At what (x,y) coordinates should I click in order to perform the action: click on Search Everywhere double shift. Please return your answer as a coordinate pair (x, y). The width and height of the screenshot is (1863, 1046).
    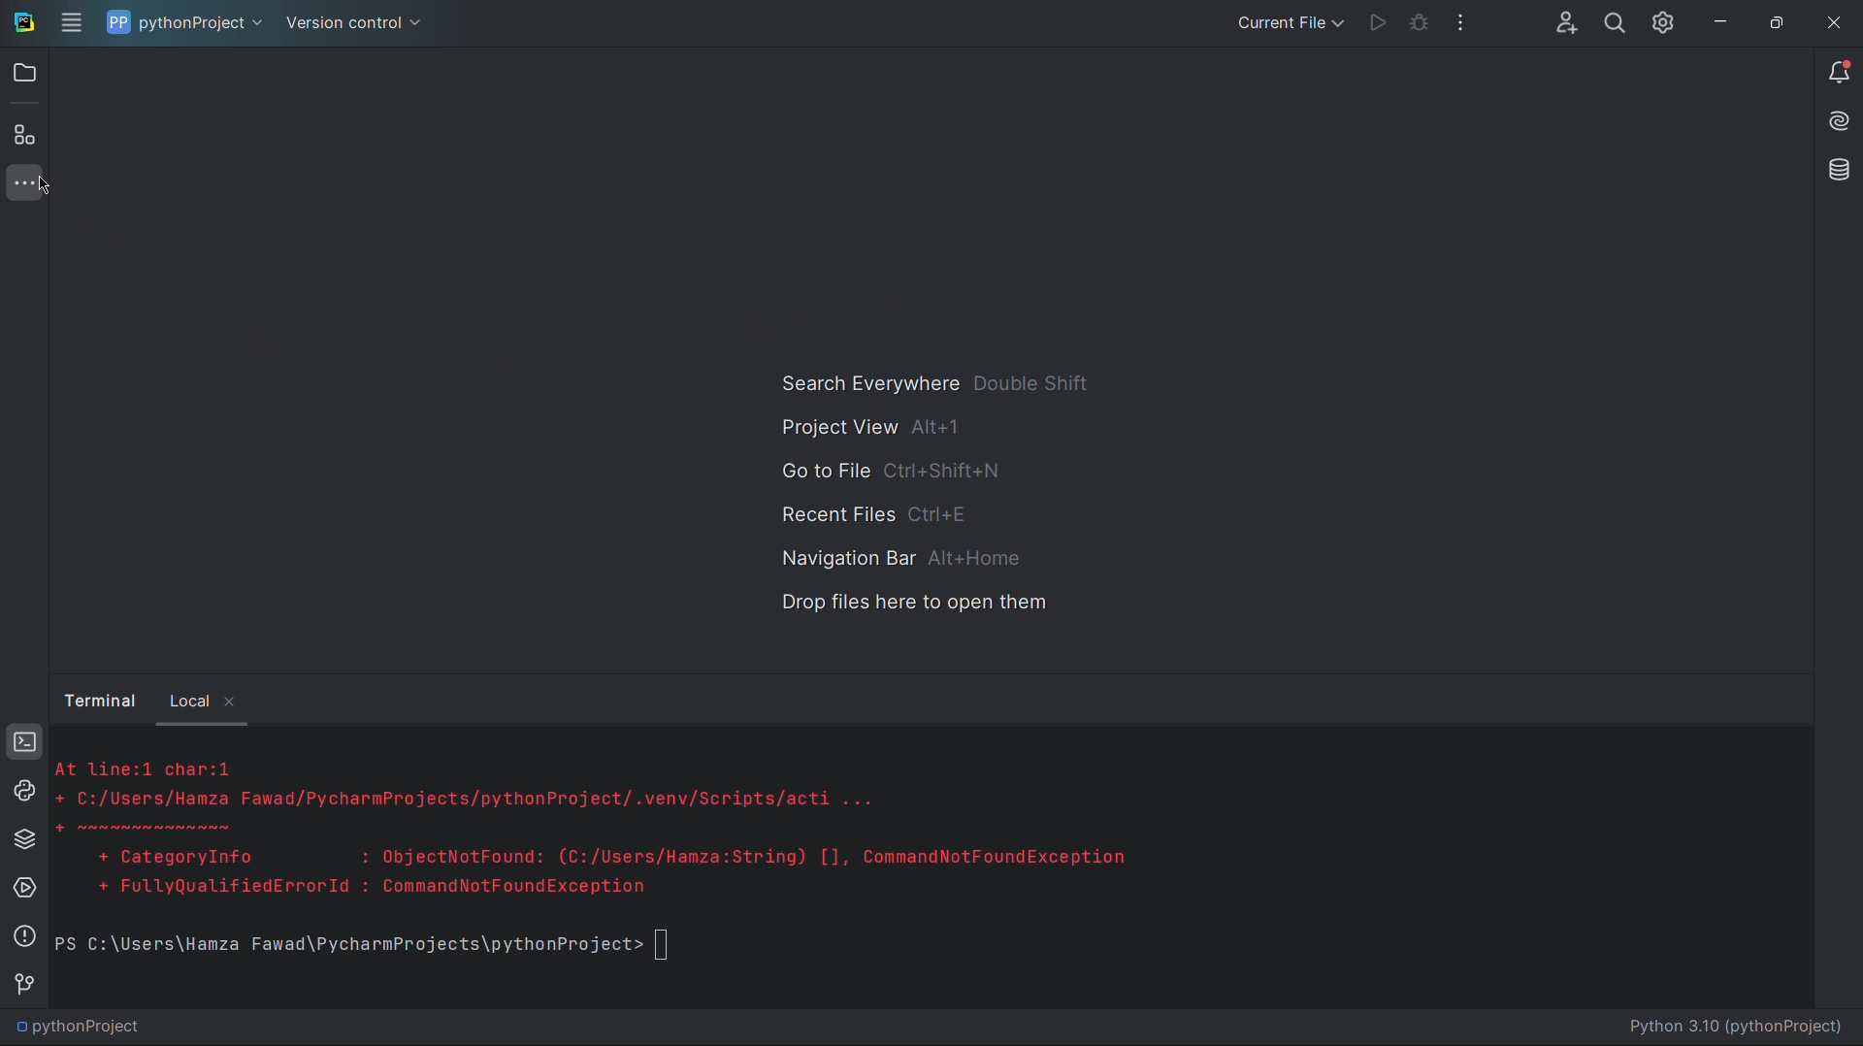
    Looking at the image, I should click on (930, 382).